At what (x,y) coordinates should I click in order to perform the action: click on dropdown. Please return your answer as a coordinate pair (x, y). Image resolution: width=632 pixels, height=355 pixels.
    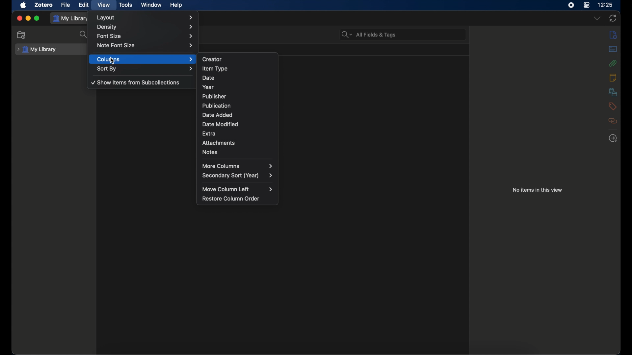
    Looking at the image, I should click on (597, 18).